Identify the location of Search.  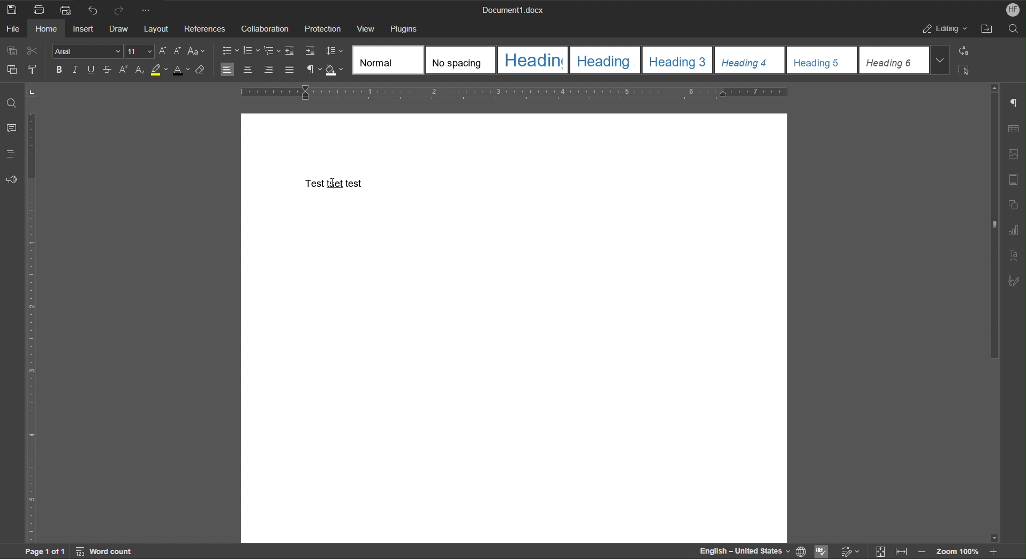
(1013, 28).